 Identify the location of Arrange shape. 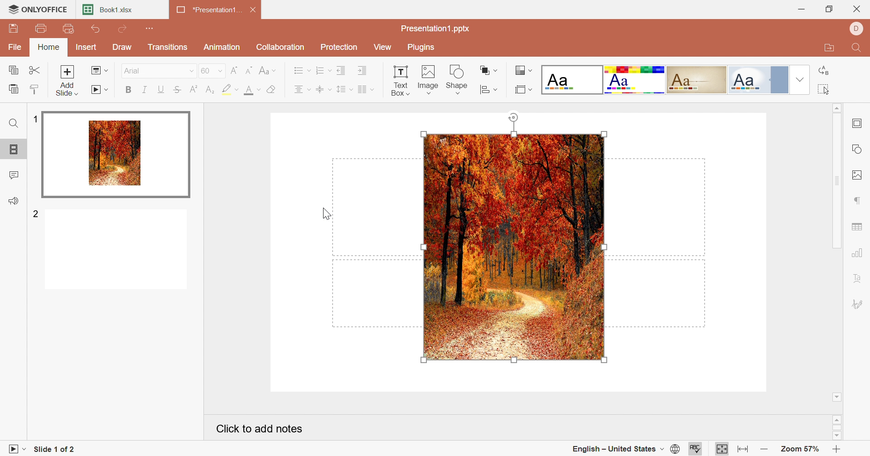
(489, 87).